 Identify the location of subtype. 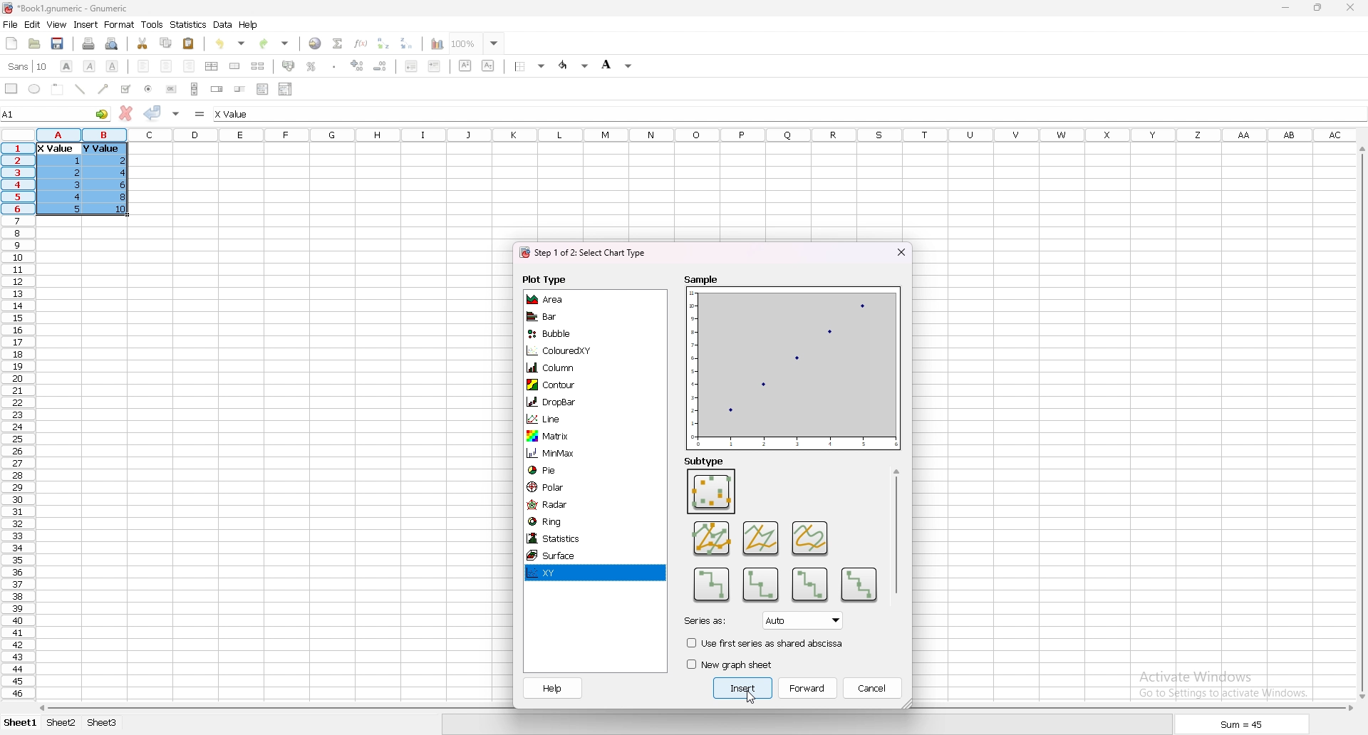
(712, 537).